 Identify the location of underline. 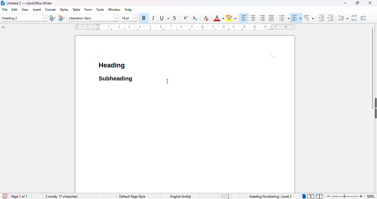
(164, 18).